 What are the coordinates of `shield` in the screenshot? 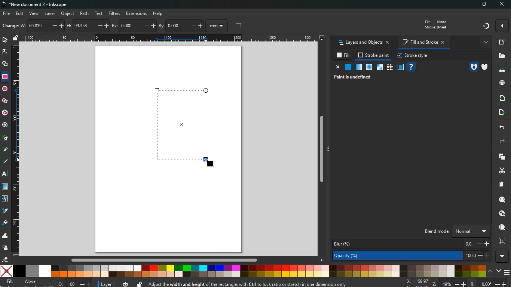 It's located at (485, 67).